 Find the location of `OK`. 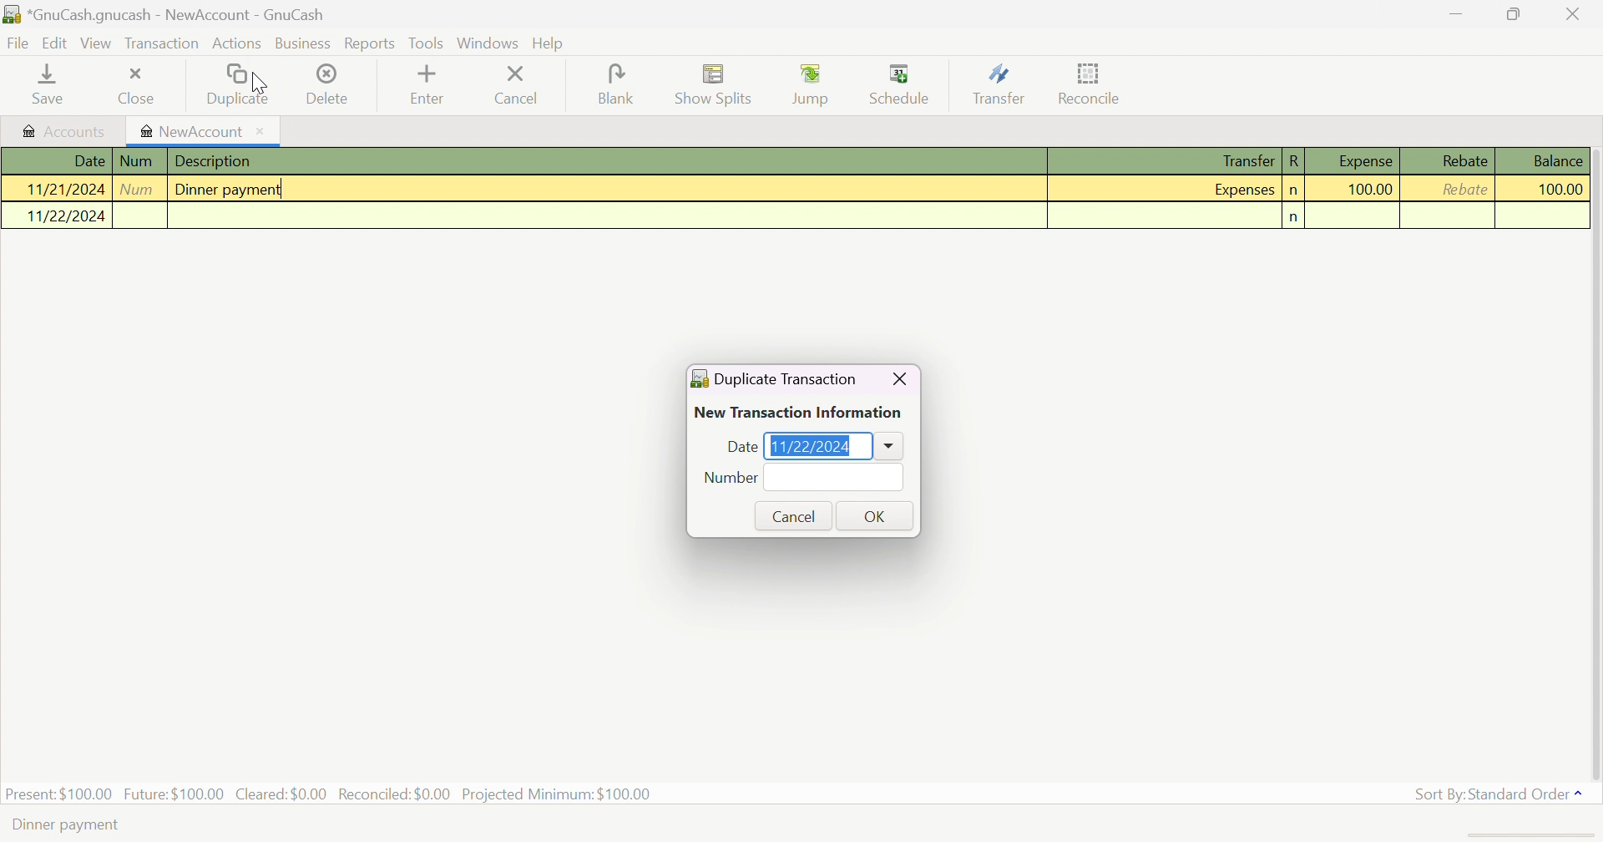

OK is located at coordinates (876, 515).